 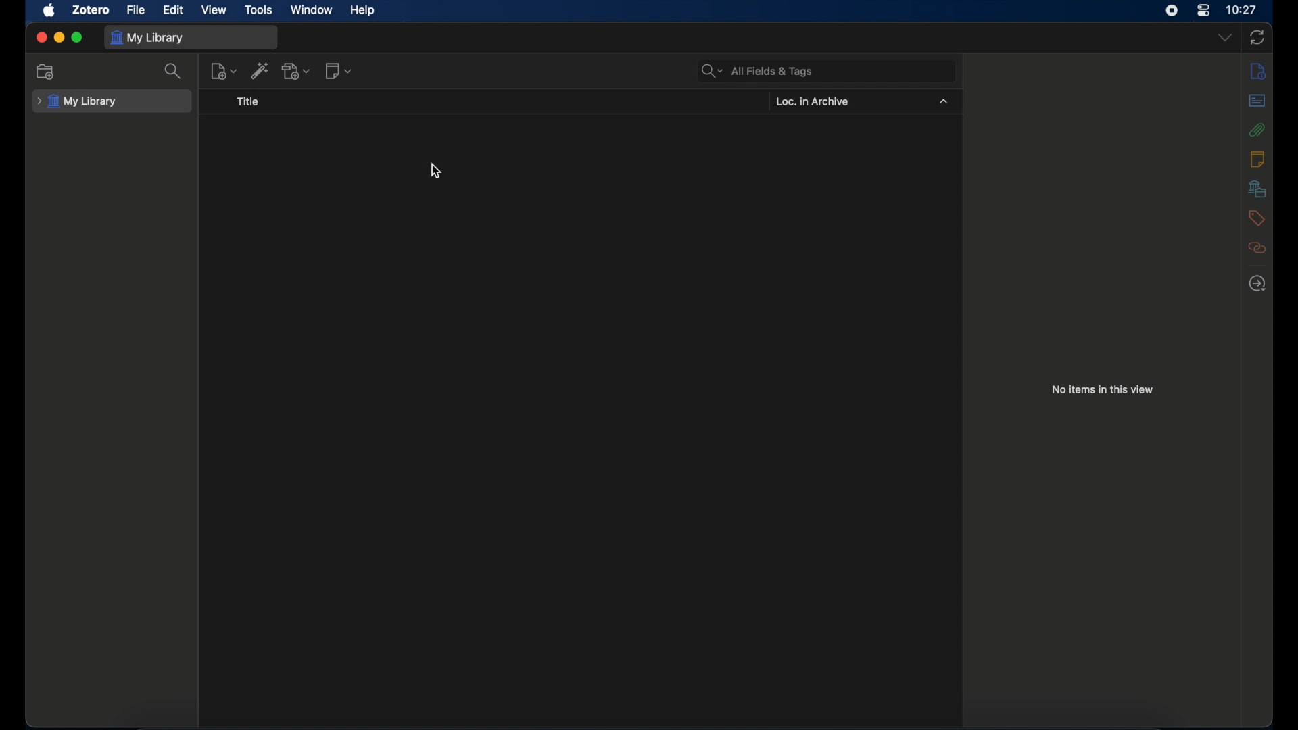 I want to click on dropdown, so click(x=944, y=102).